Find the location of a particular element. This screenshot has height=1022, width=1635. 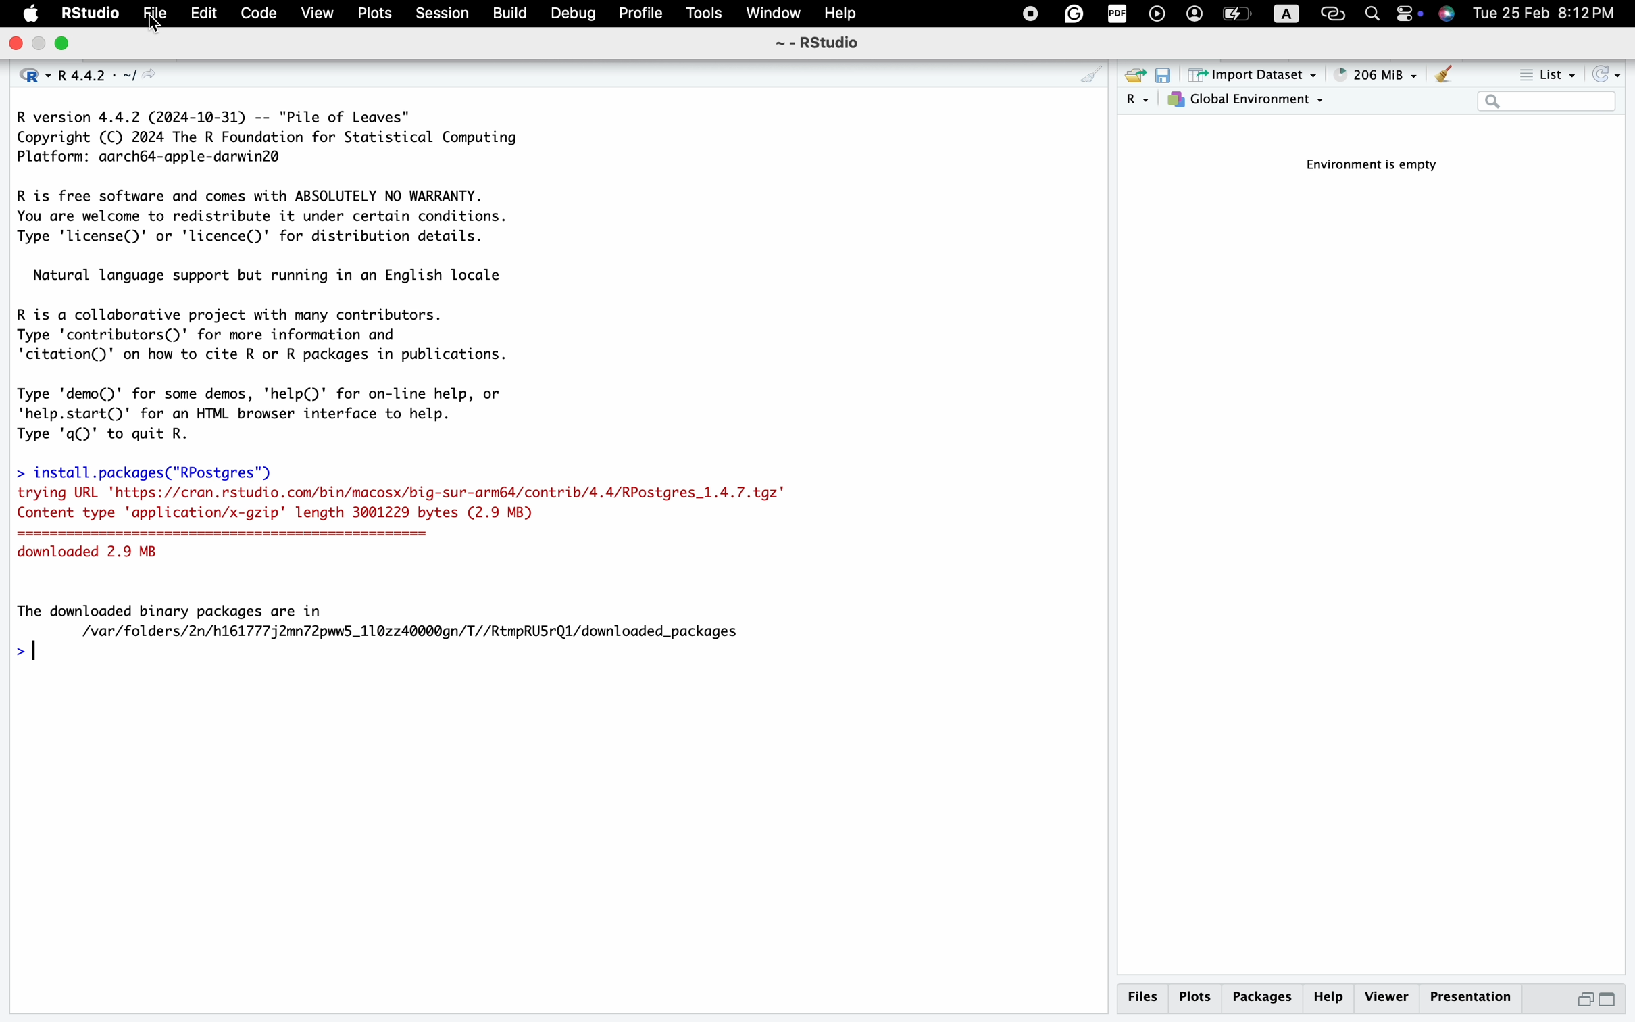

View is located at coordinates (316, 14).